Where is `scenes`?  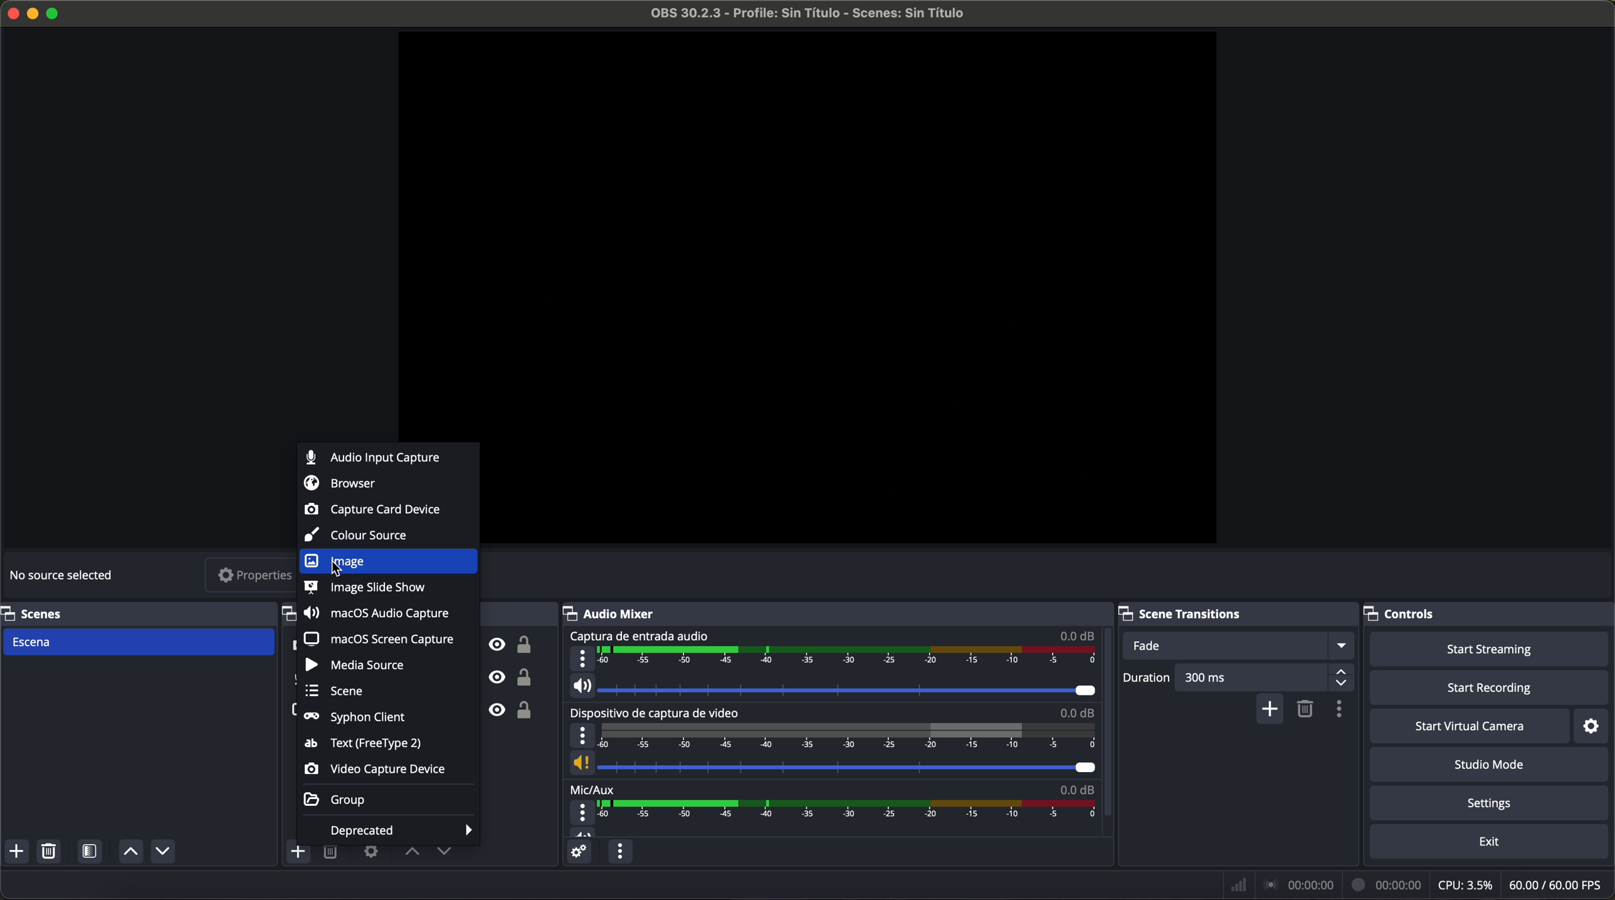 scenes is located at coordinates (34, 613).